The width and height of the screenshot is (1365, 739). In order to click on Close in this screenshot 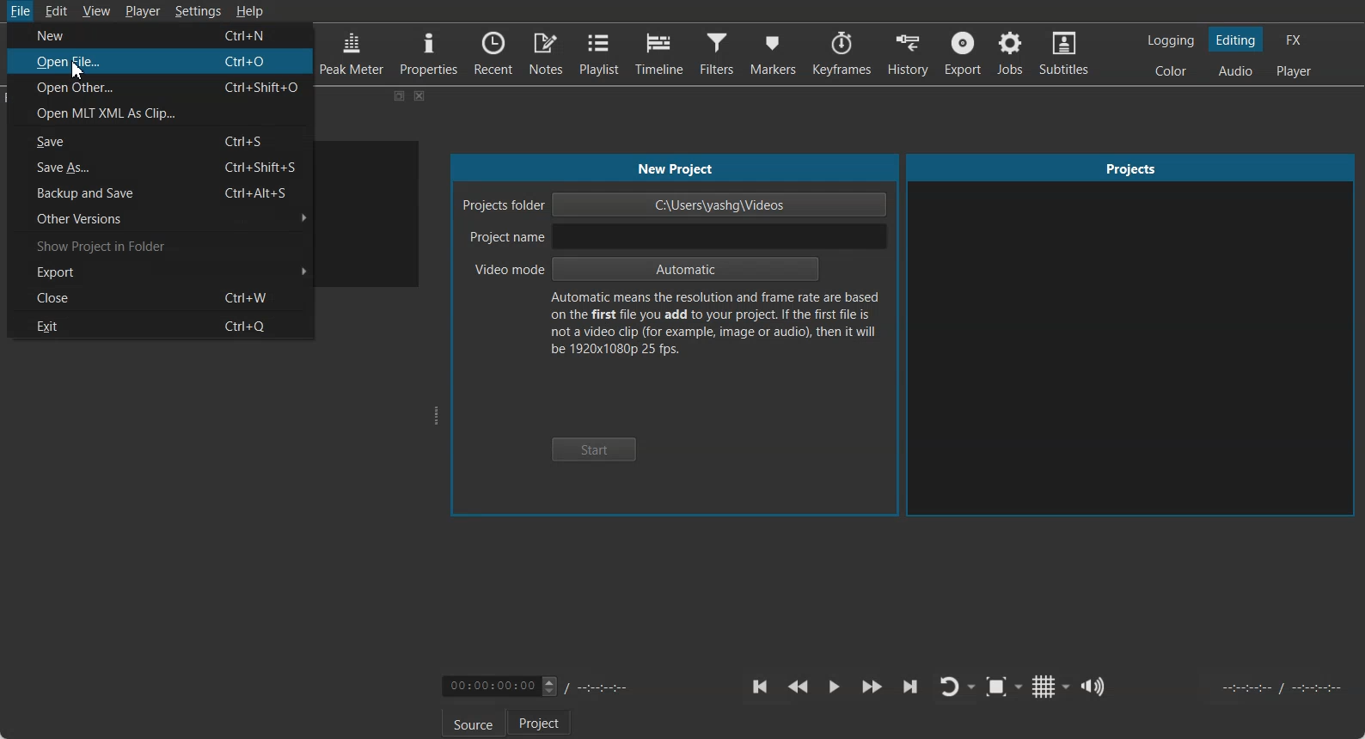, I will do `click(96, 296)`.